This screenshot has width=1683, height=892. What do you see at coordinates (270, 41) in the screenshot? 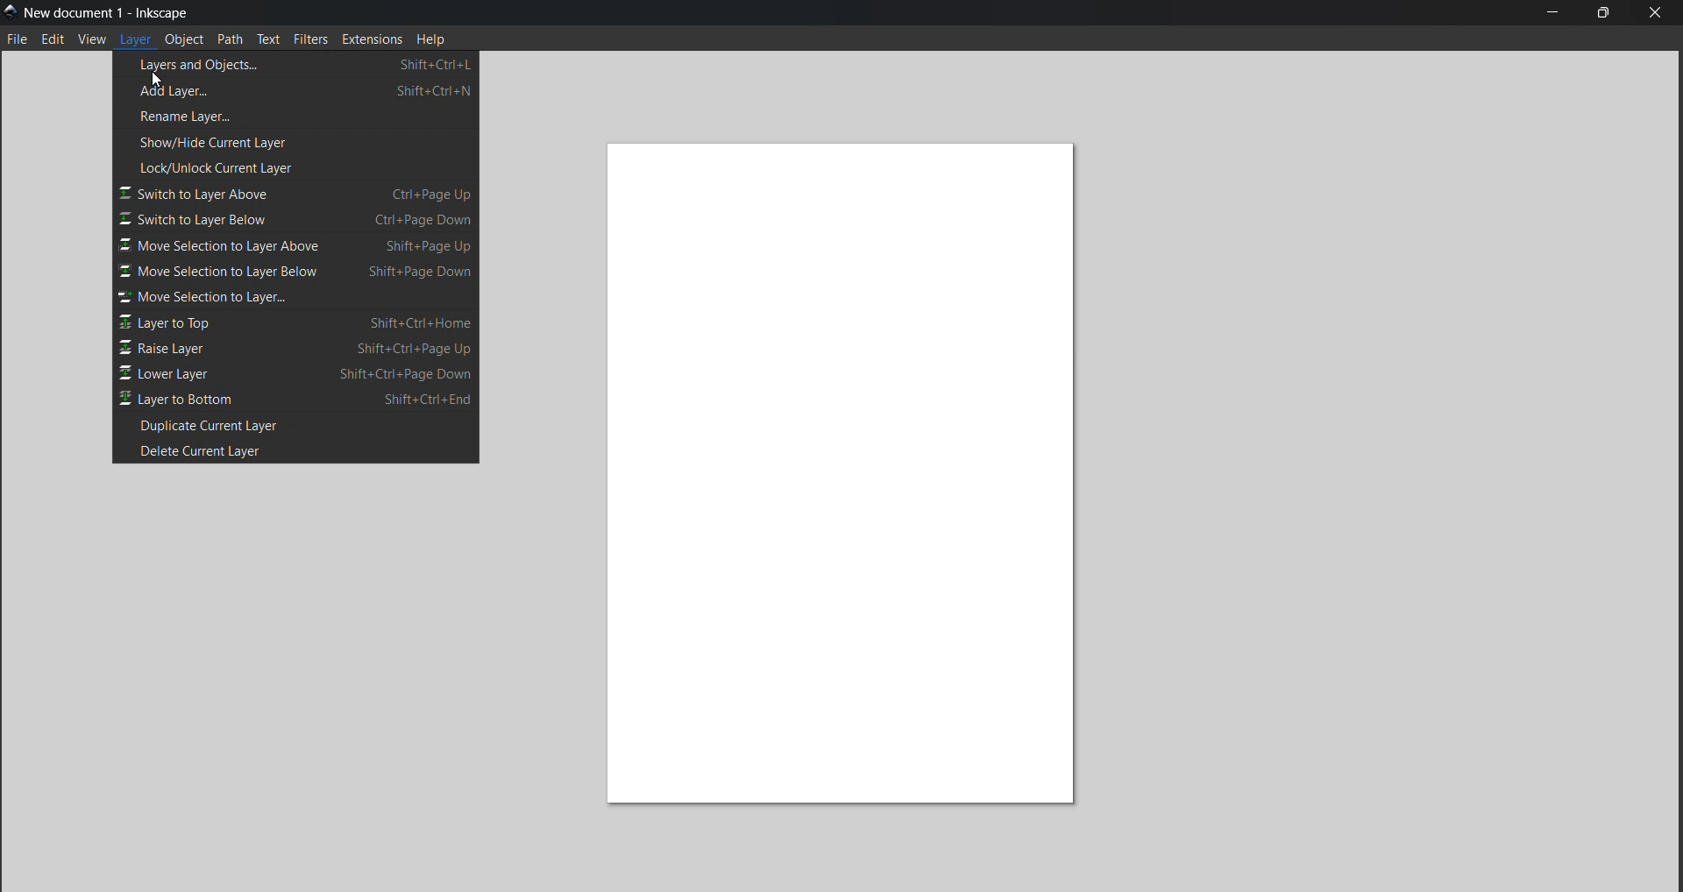
I see `text` at bounding box center [270, 41].